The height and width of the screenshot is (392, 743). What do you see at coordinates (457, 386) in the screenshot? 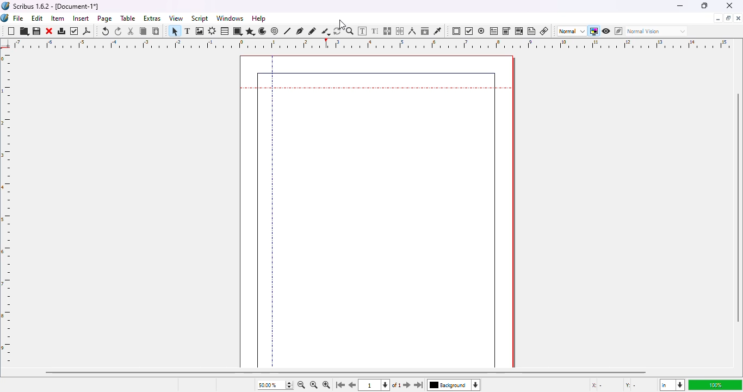
I see `background` at bounding box center [457, 386].